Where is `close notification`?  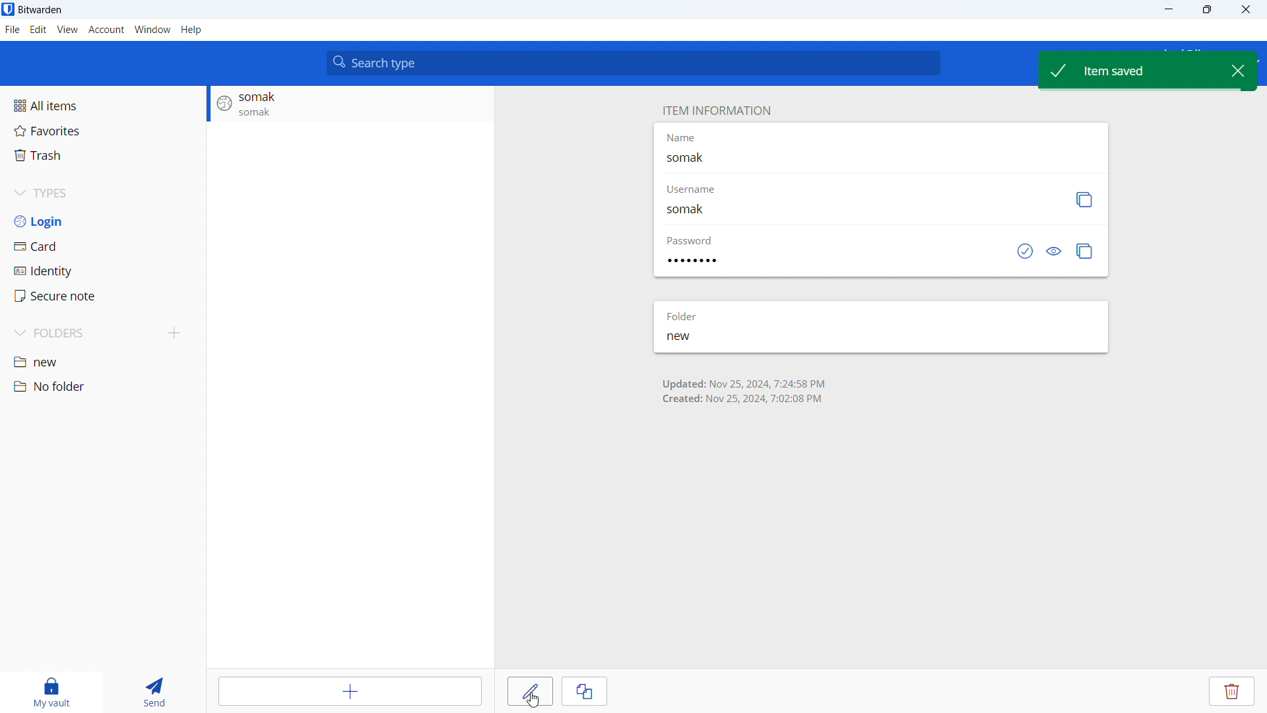
close notification is located at coordinates (1239, 70).